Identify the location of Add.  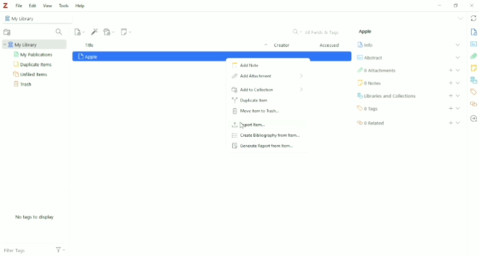
(451, 96).